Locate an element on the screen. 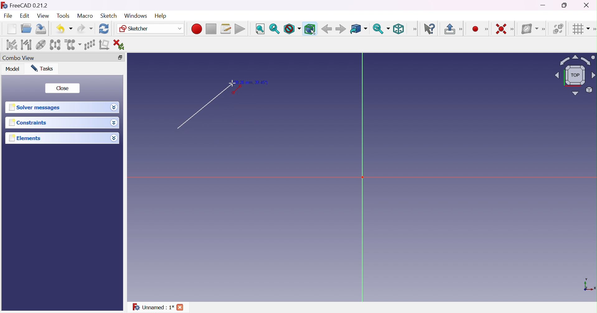 This screenshot has width=597, height=313. Macros... is located at coordinates (226, 29).